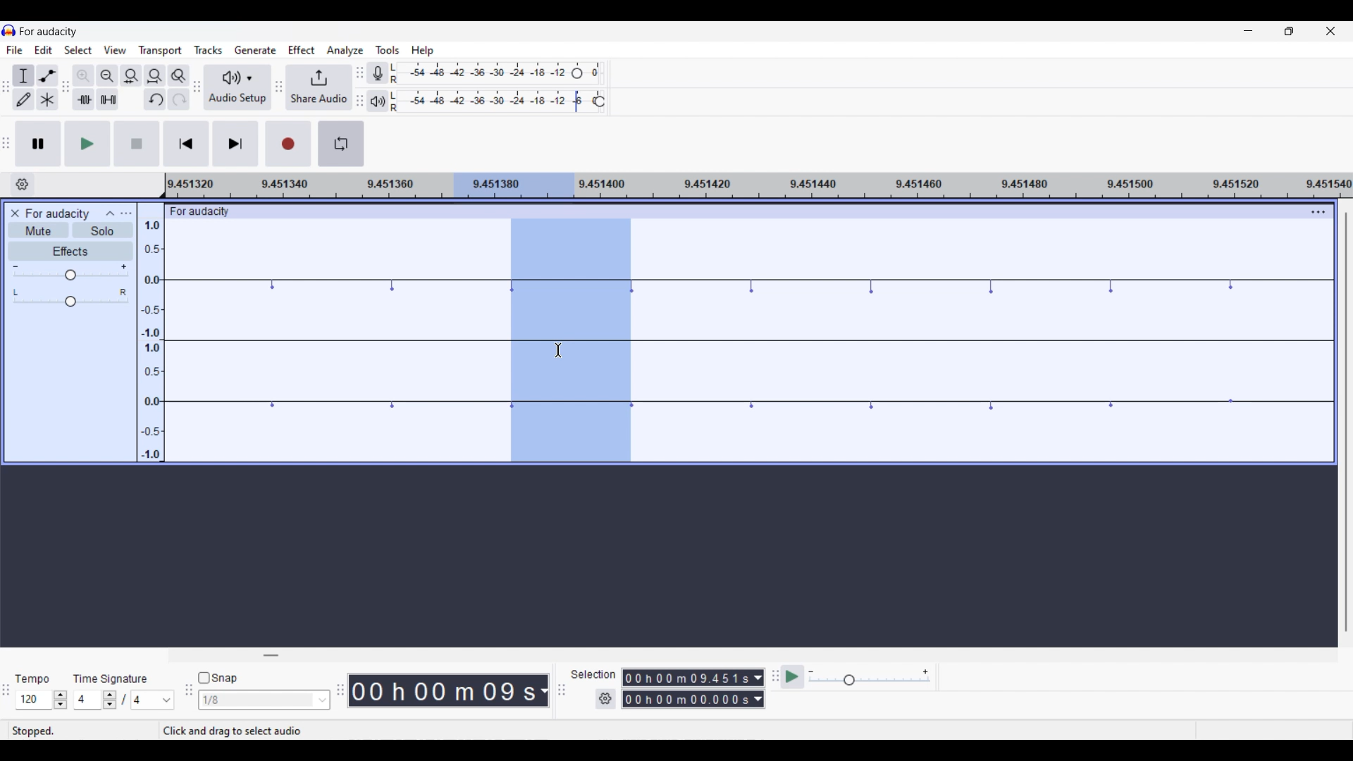 This screenshot has height=761, width=1353. What do you see at coordinates (377, 101) in the screenshot?
I see `Playback meter` at bounding box center [377, 101].